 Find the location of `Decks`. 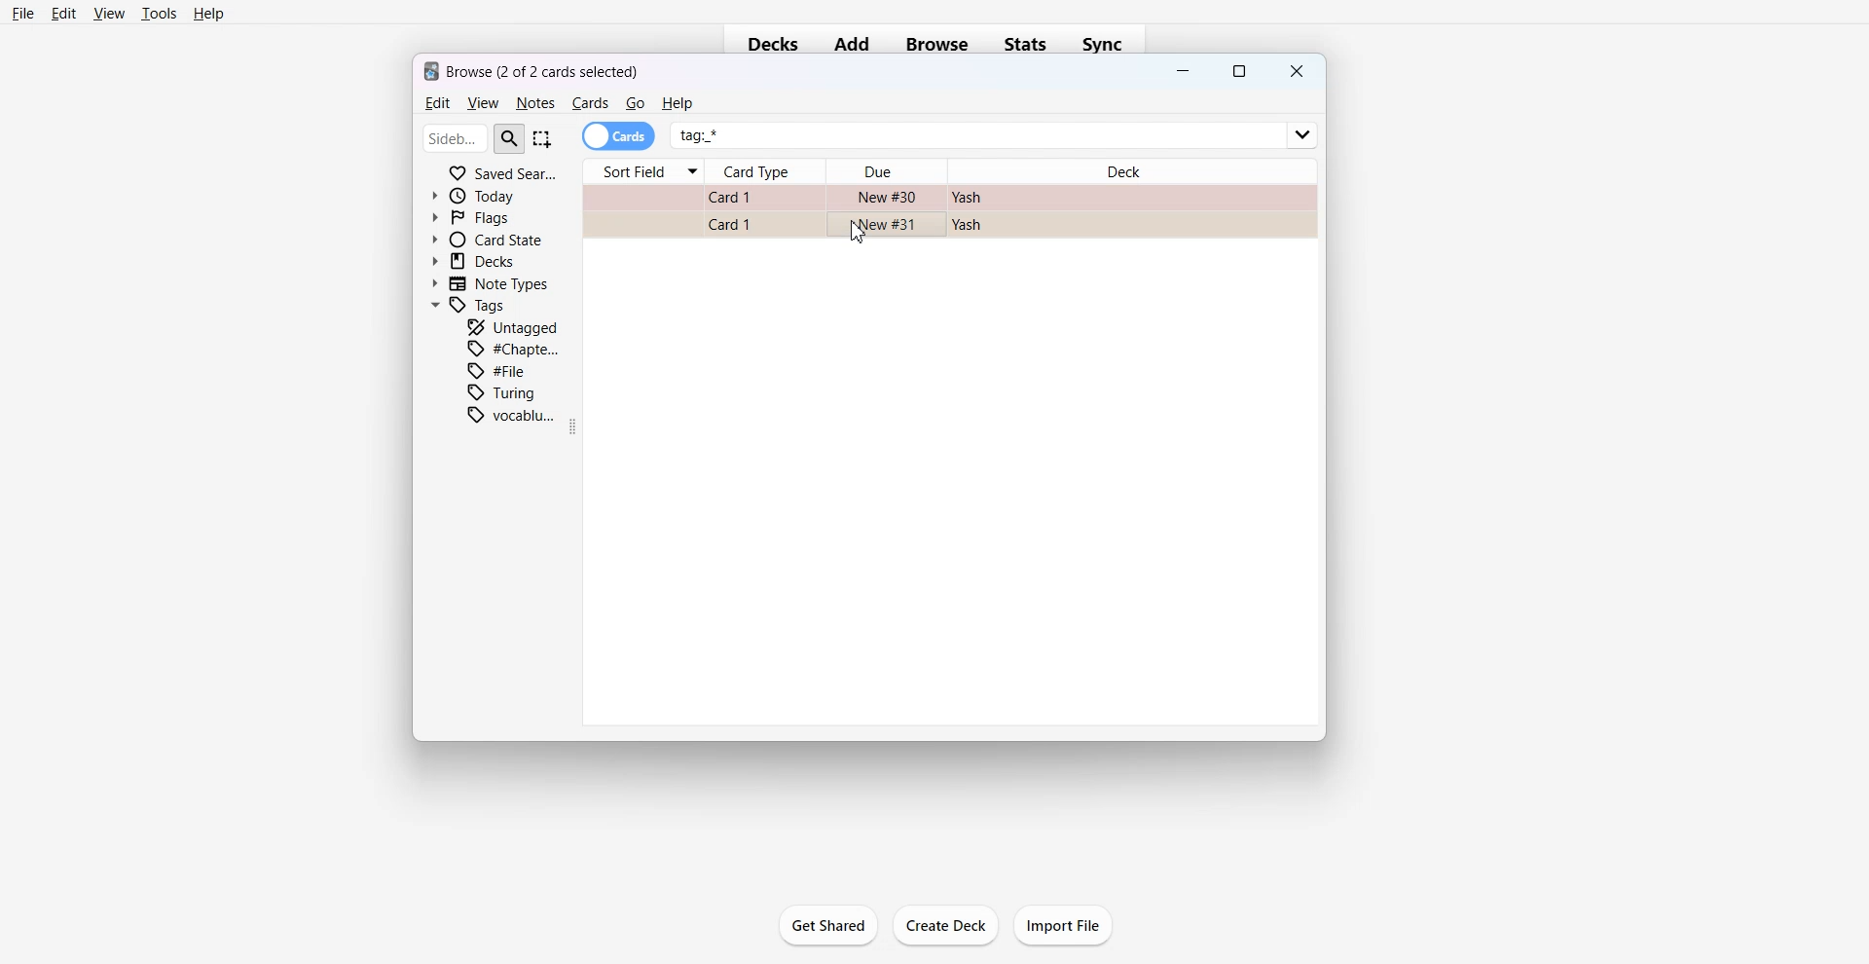

Decks is located at coordinates (767, 46).